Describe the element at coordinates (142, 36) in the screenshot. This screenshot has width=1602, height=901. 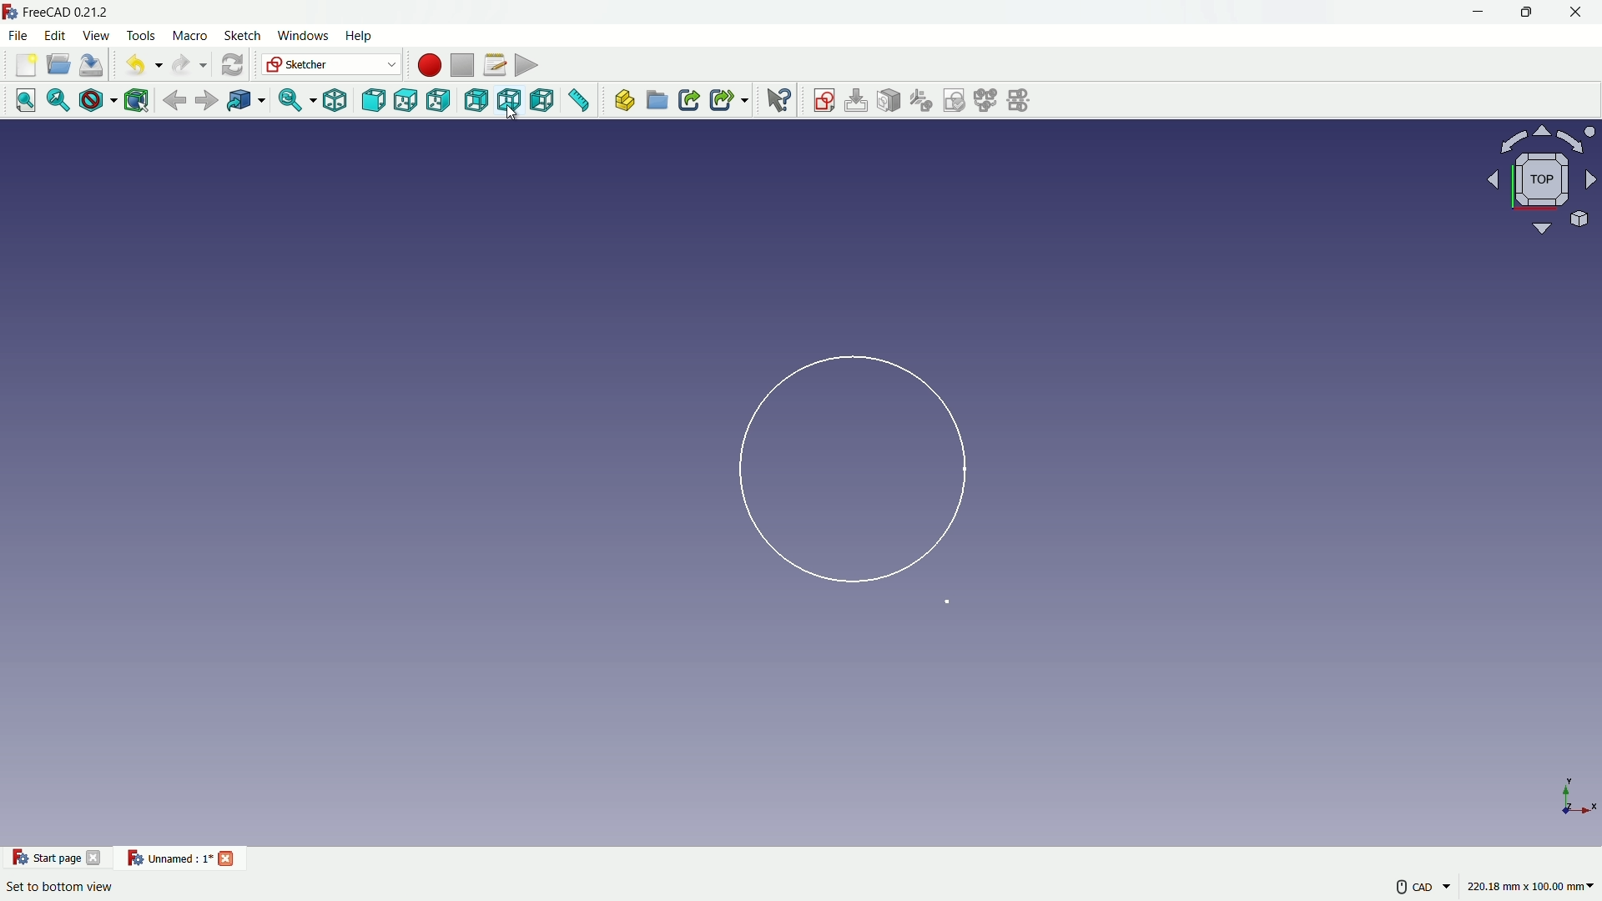
I see `tools menu` at that location.